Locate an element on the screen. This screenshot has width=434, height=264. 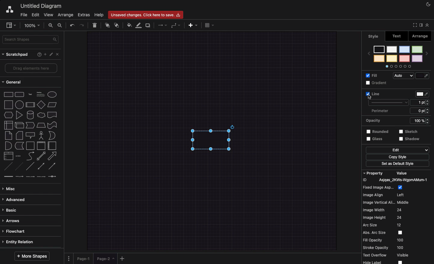
Help is located at coordinates (99, 15).